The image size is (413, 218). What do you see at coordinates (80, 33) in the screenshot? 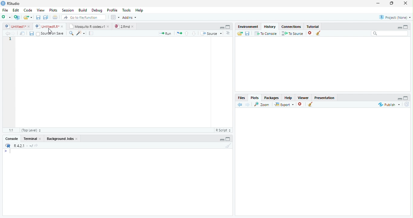
I see `Code Tools` at bounding box center [80, 33].